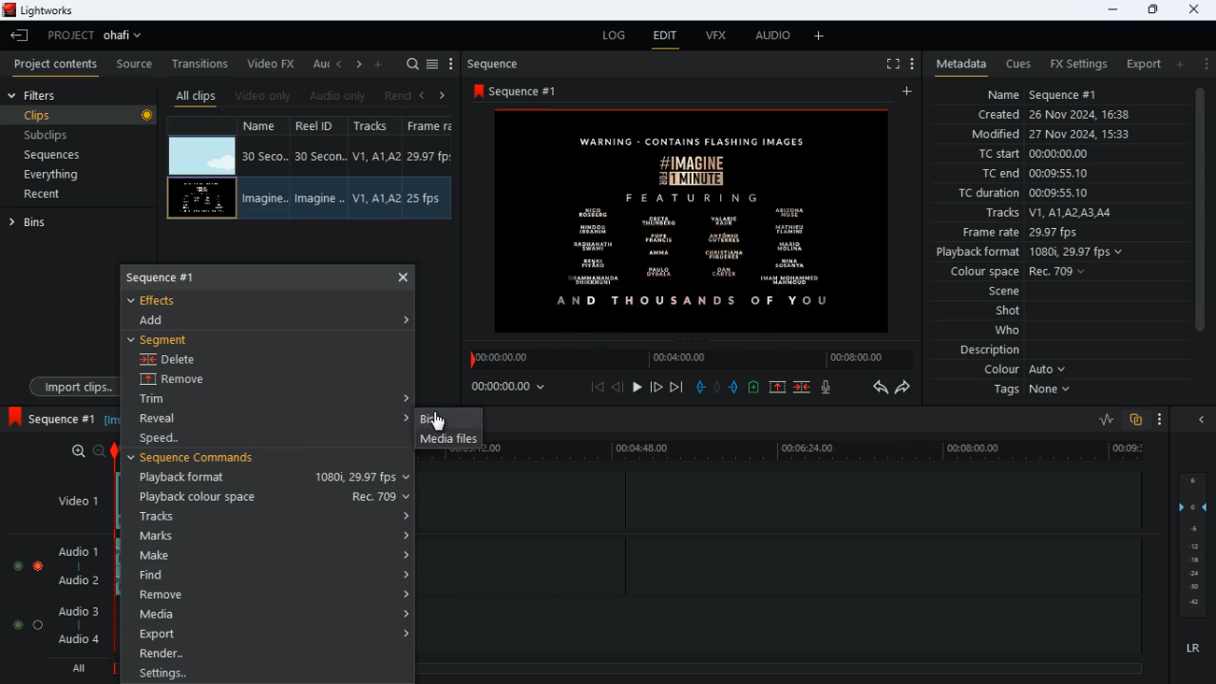  I want to click on cues, so click(1019, 65).